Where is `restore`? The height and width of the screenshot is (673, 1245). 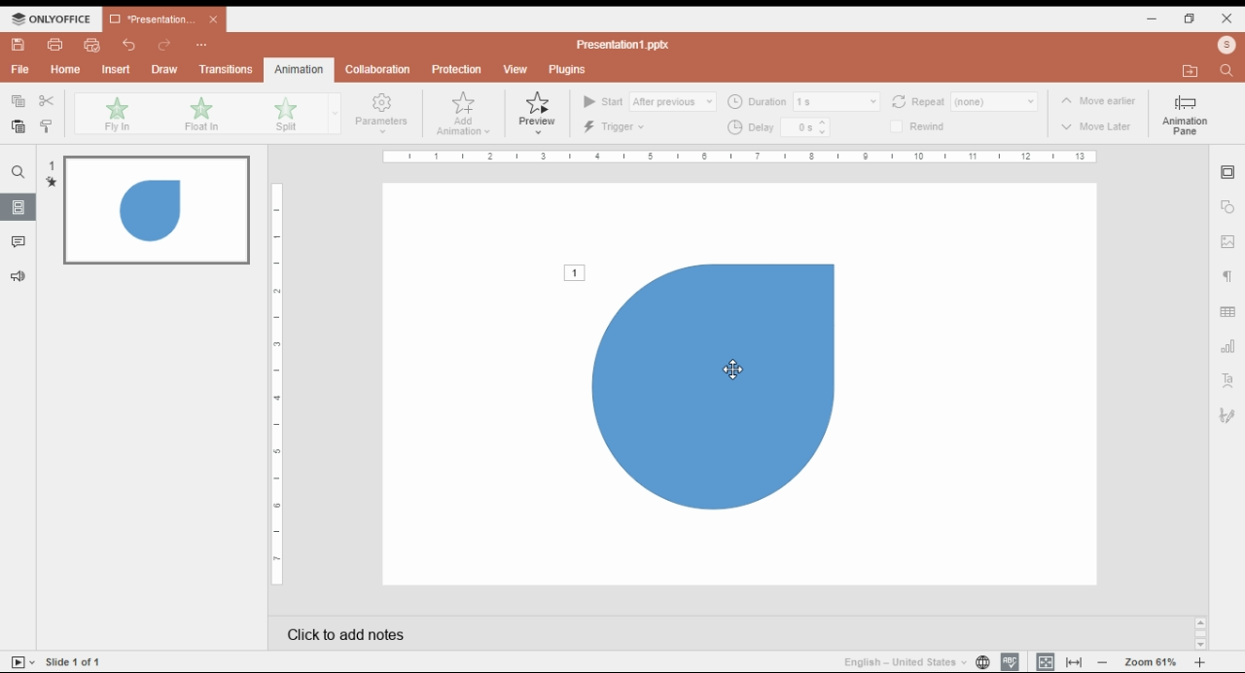 restore is located at coordinates (1191, 19).